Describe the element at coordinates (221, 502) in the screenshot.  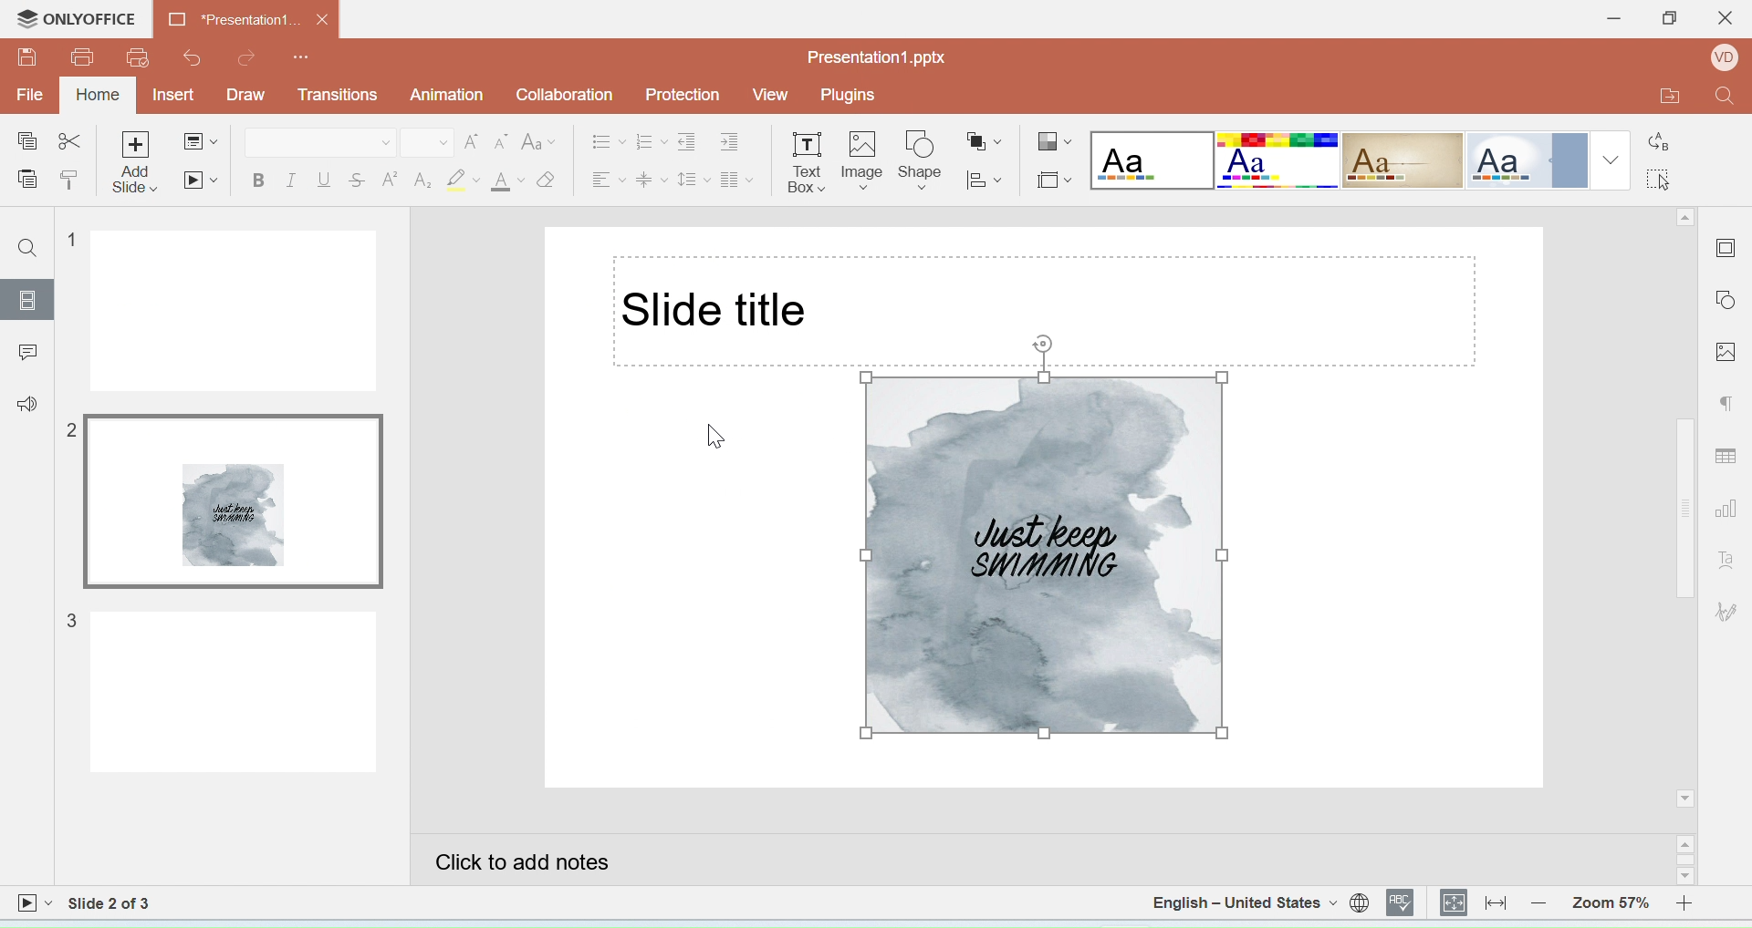
I see `Slide 2` at that location.